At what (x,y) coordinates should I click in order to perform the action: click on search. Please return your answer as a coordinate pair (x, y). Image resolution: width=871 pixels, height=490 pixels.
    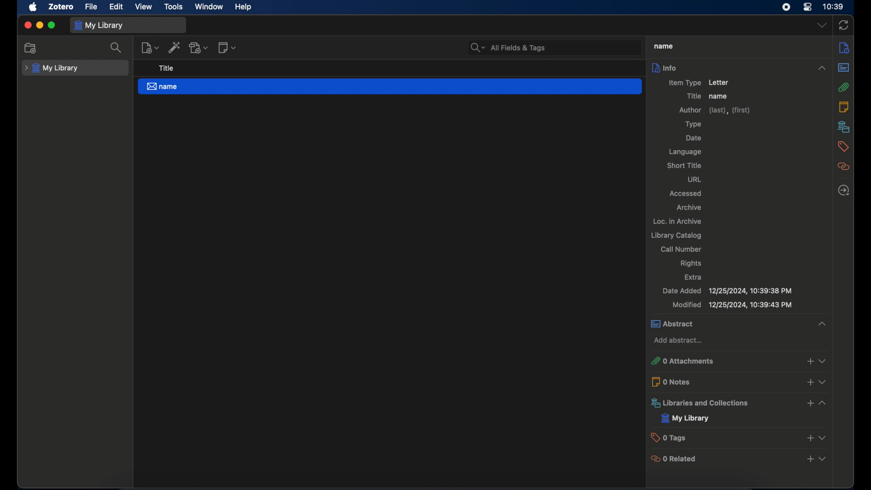
    Looking at the image, I should click on (117, 48).